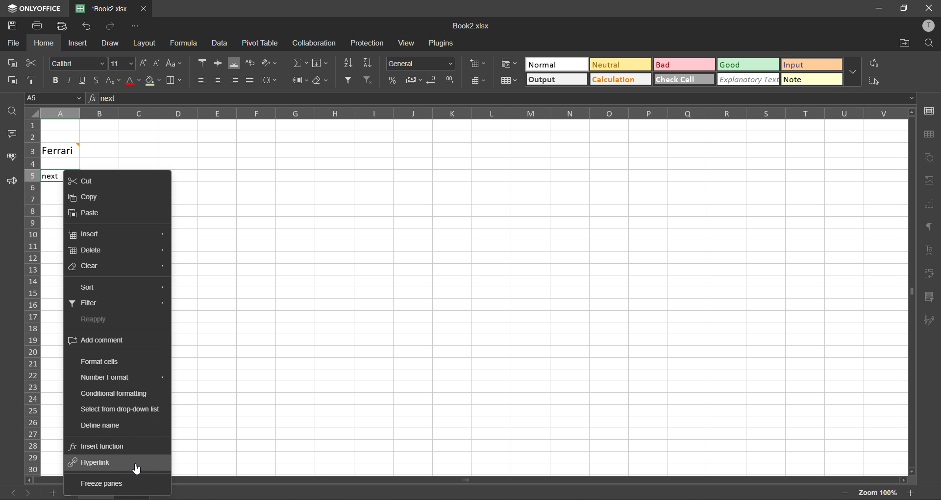 The width and height of the screenshot is (941, 500). I want to click on slicer, so click(929, 297).